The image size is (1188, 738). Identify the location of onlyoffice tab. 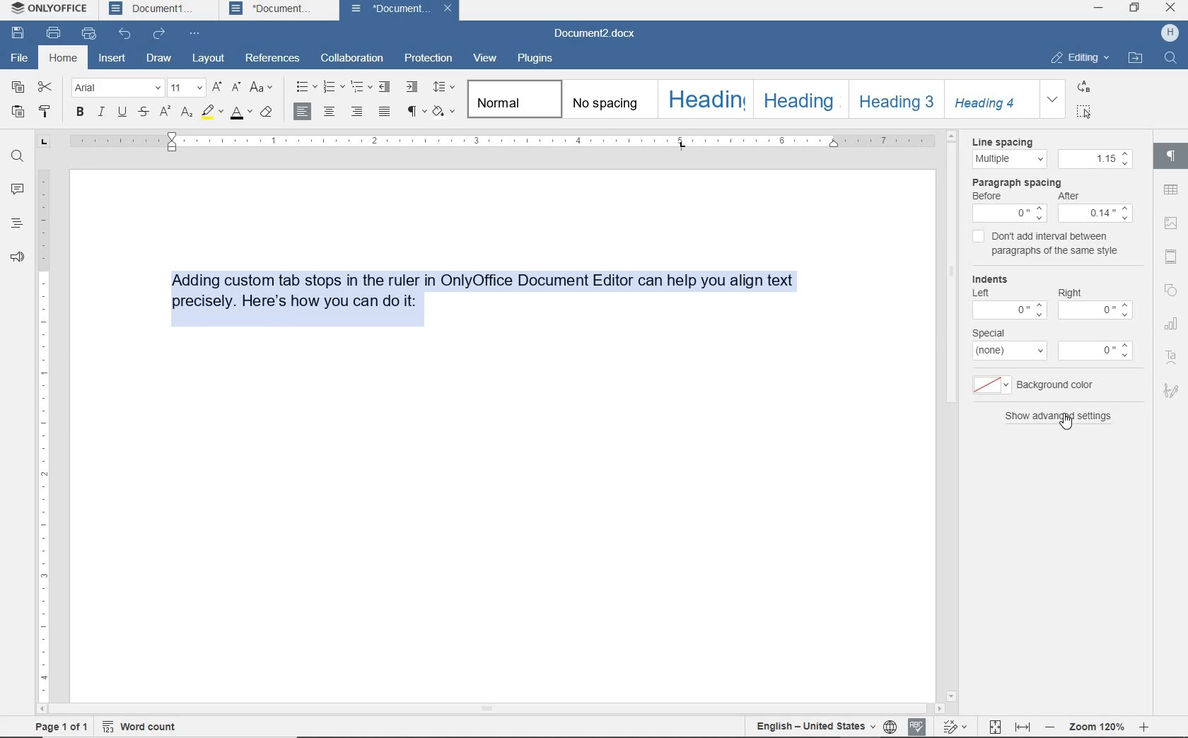
(47, 10).